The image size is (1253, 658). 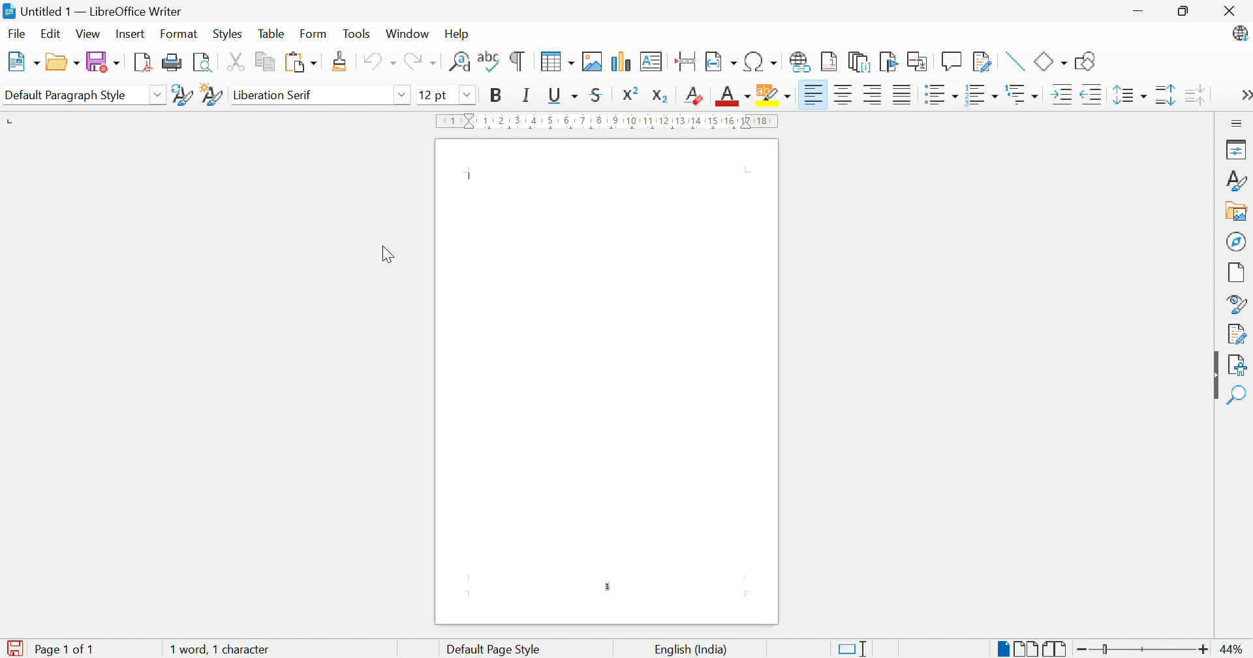 What do you see at coordinates (951, 61) in the screenshot?
I see `Insert comment` at bounding box center [951, 61].